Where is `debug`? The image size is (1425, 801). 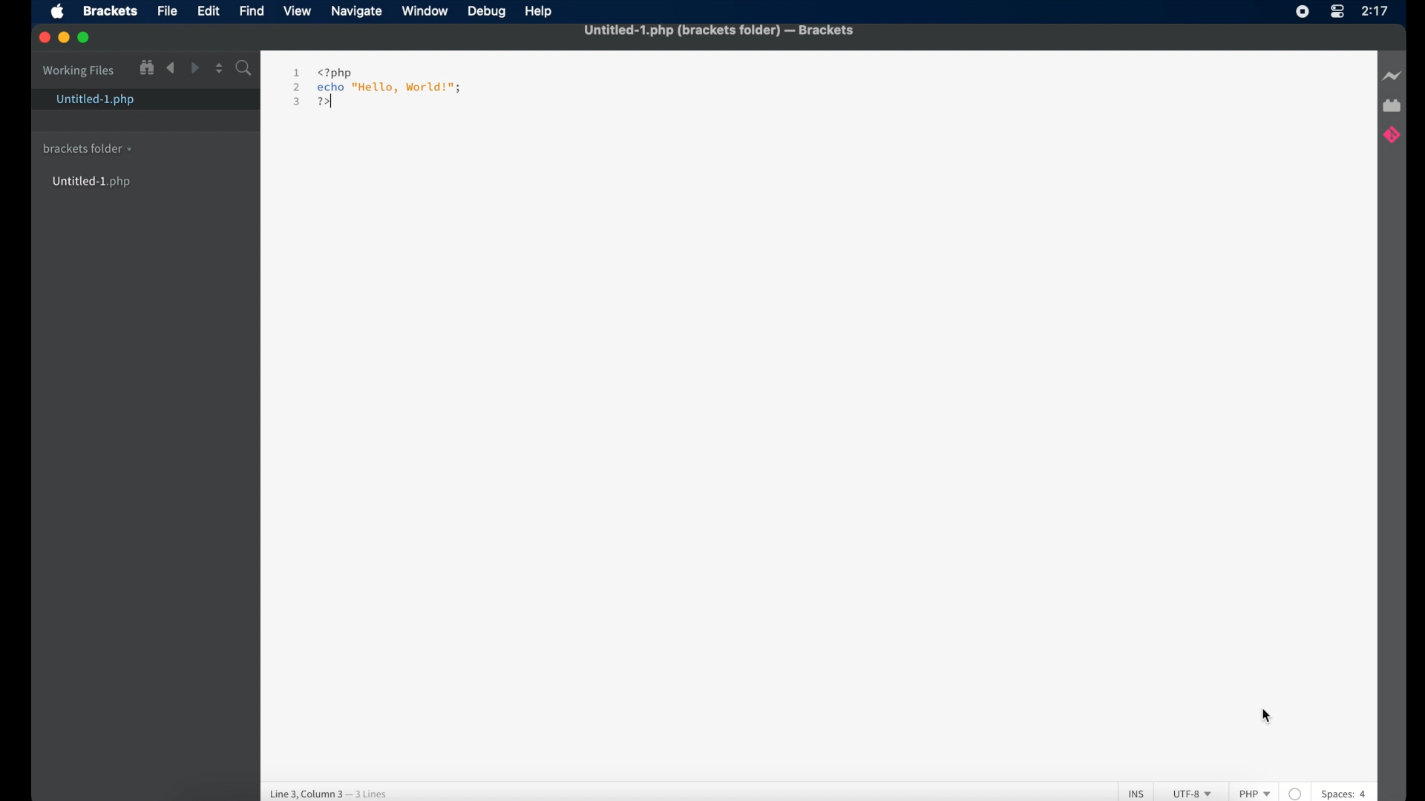
debug is located at coordinates (486, 13).